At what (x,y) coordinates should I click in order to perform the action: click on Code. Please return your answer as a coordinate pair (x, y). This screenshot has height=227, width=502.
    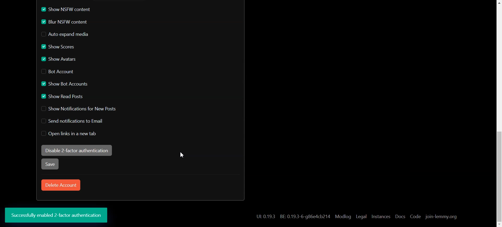
    Looking at the image, I should click on (415, 217).